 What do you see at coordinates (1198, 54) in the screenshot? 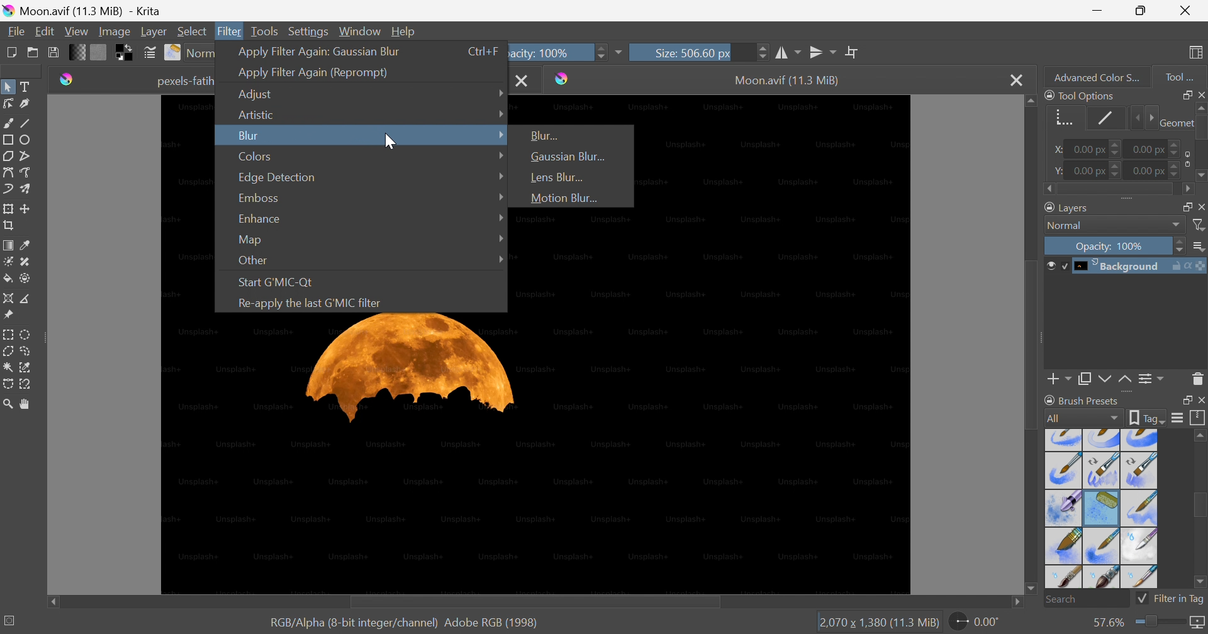
I see `Choose workspace` at bounding box center [1198, 54].